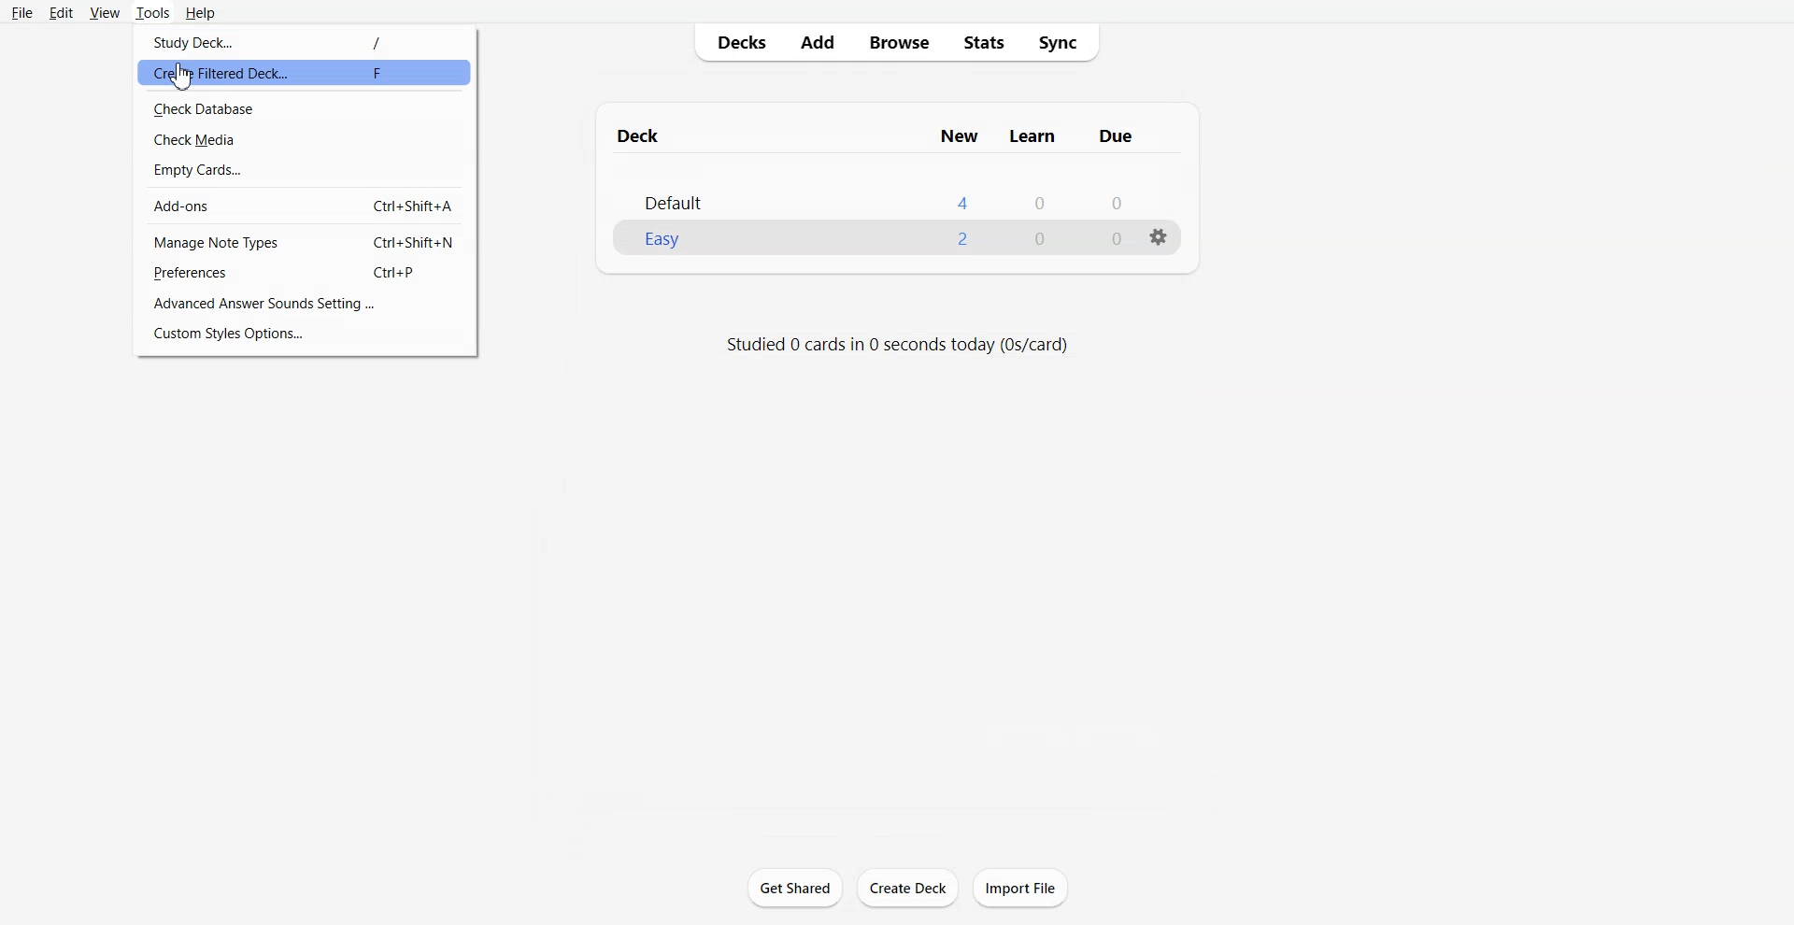  I want to click on Sync, so click(1063, 43).